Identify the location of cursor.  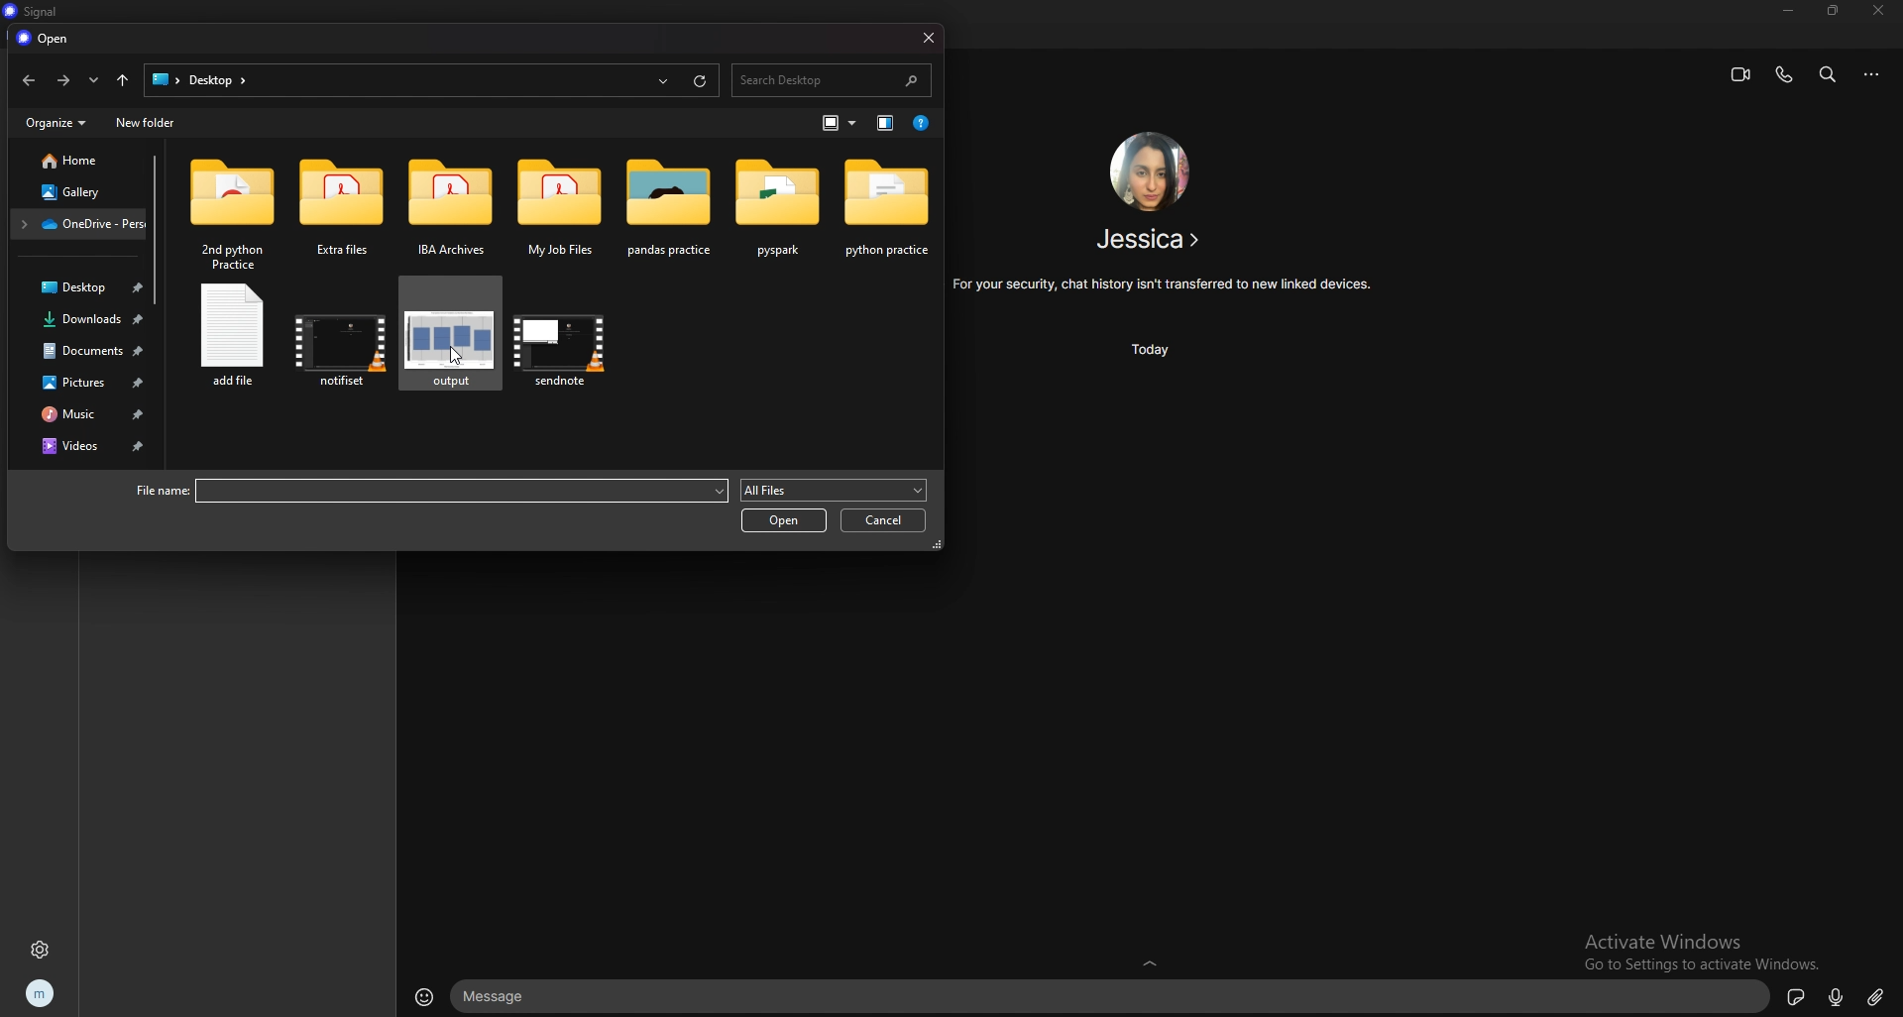
(459, 355).